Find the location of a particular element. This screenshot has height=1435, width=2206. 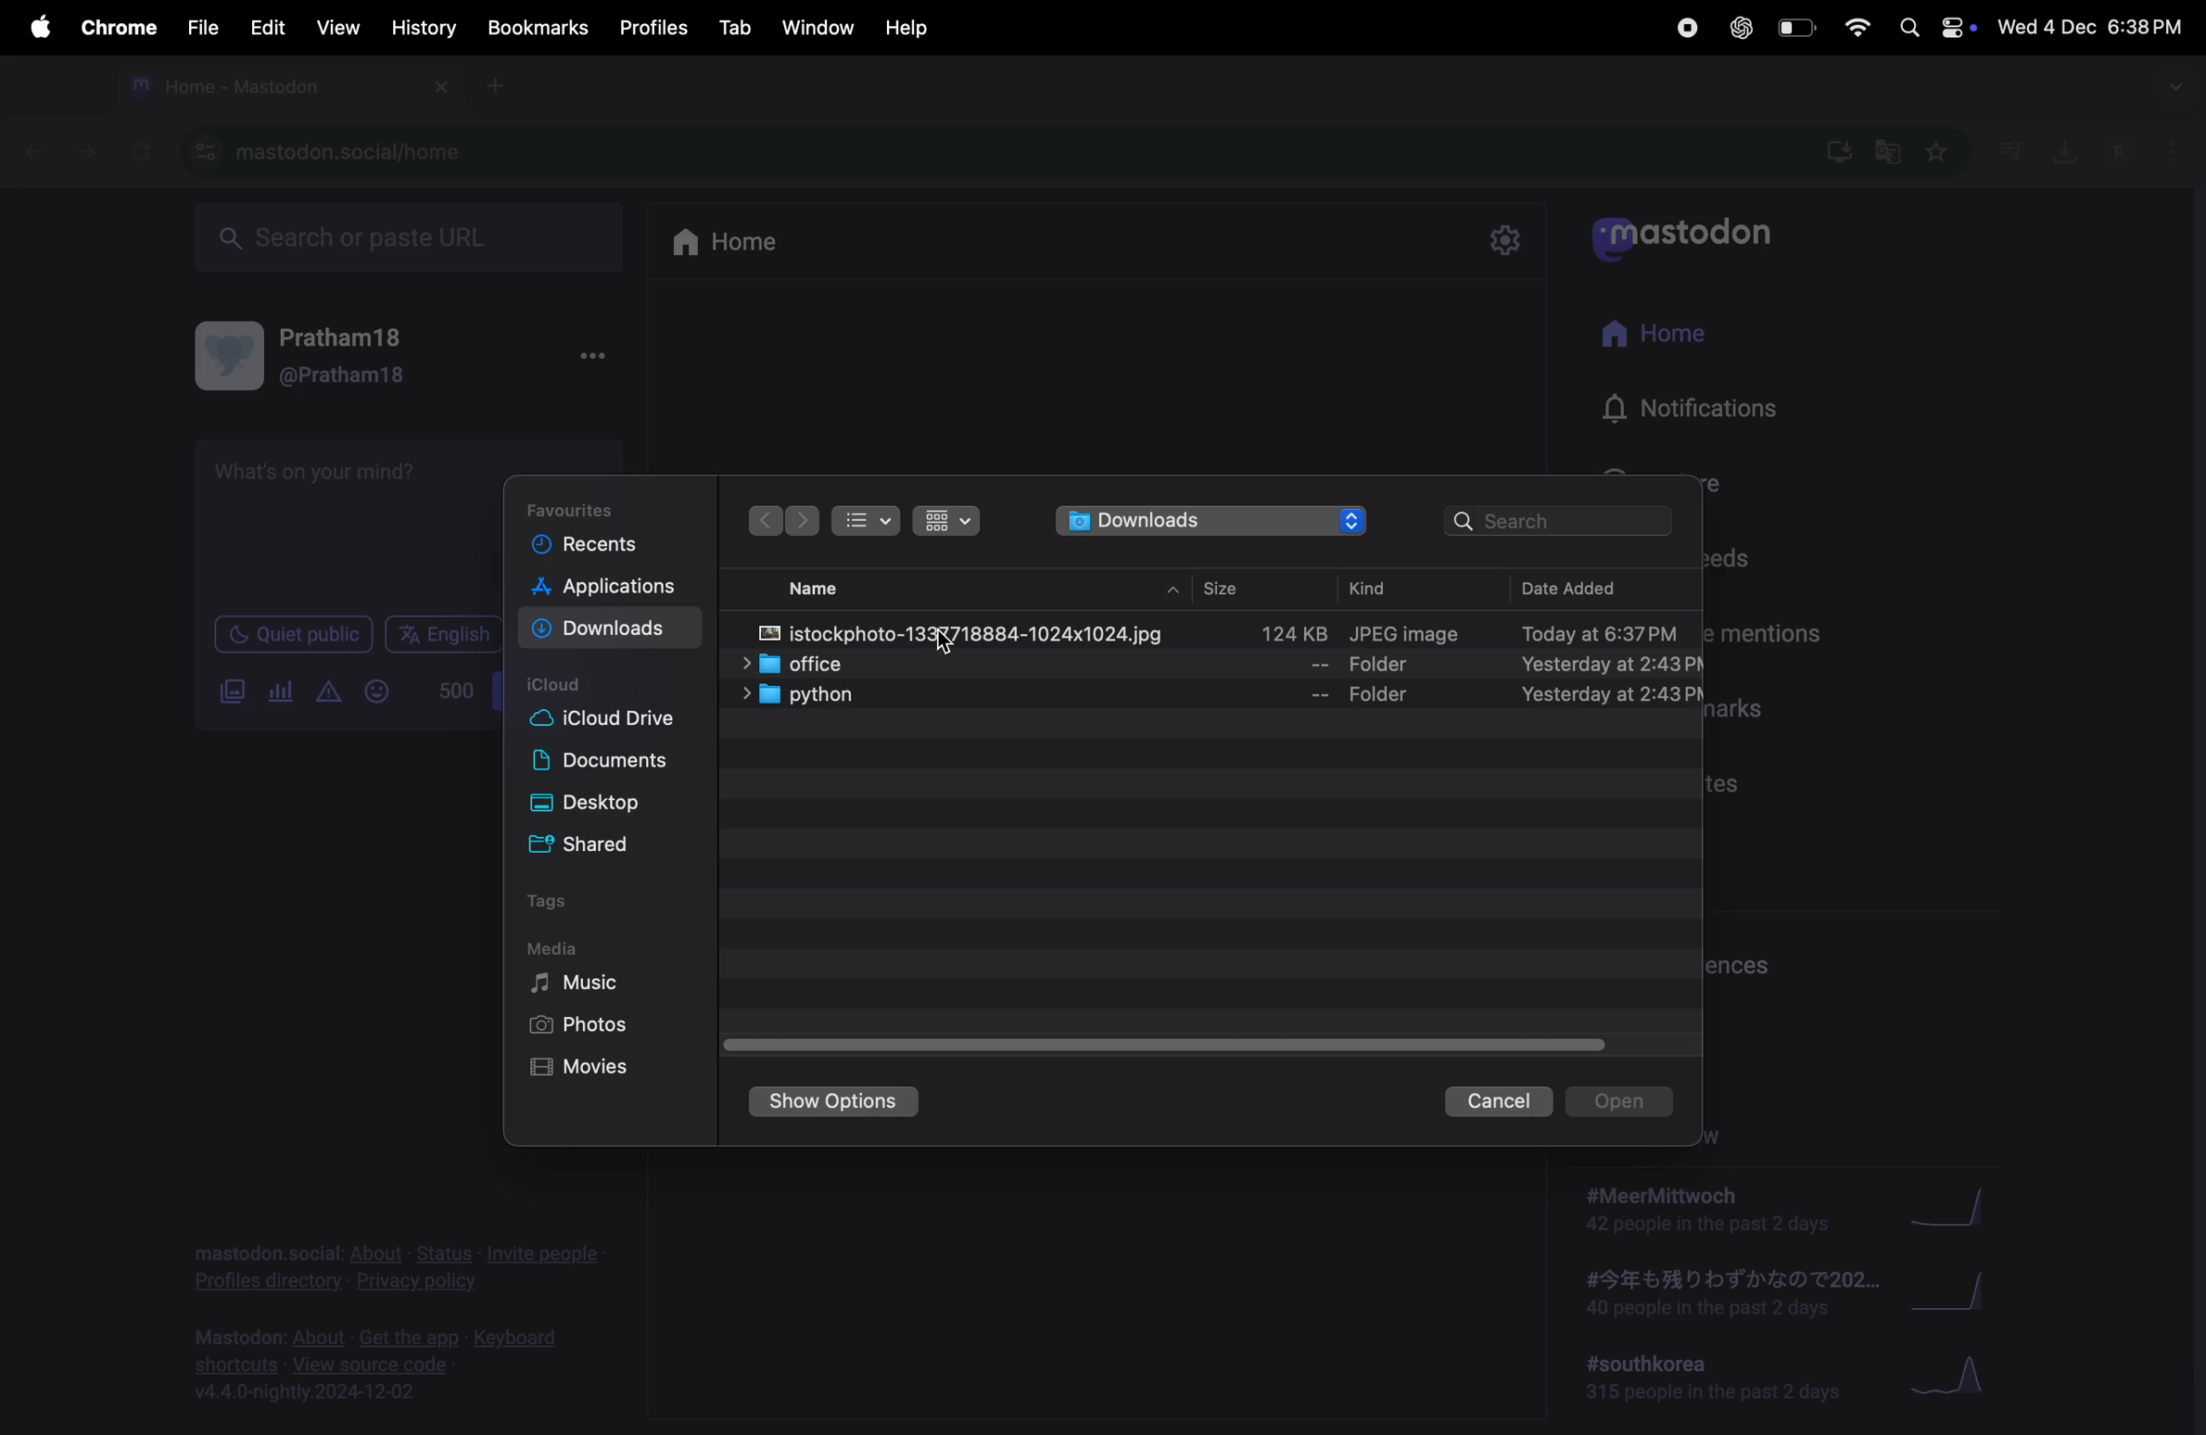

python file is located at coordinates (1200, 695).